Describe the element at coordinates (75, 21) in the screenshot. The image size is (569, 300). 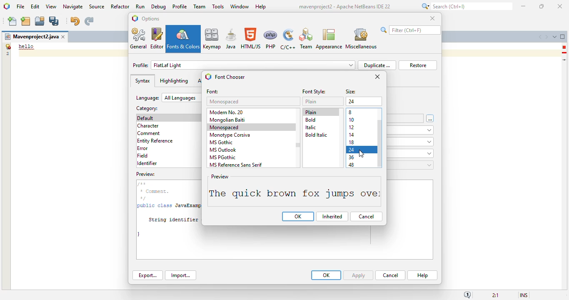
I see `undo` at that location.